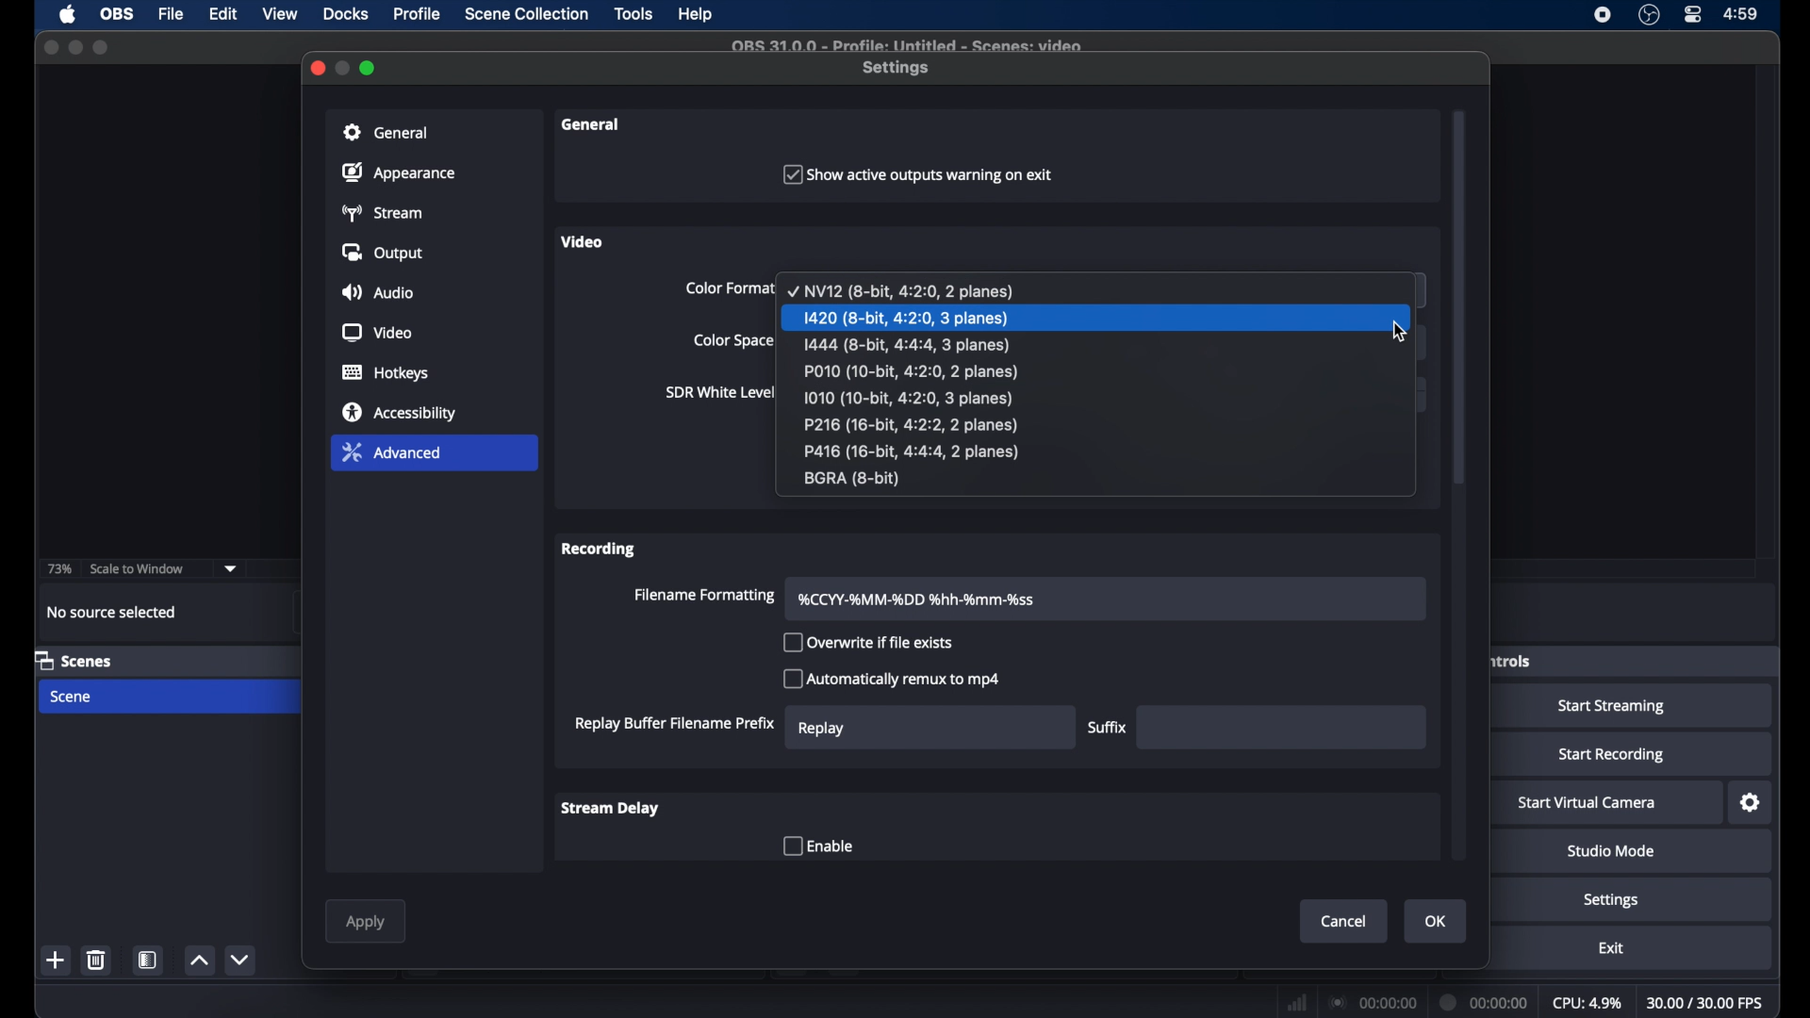  What do you see at coordinates (892, 679) in the screenshot?
I see `automatically remux to mp4` at bounding box center [892, 679].